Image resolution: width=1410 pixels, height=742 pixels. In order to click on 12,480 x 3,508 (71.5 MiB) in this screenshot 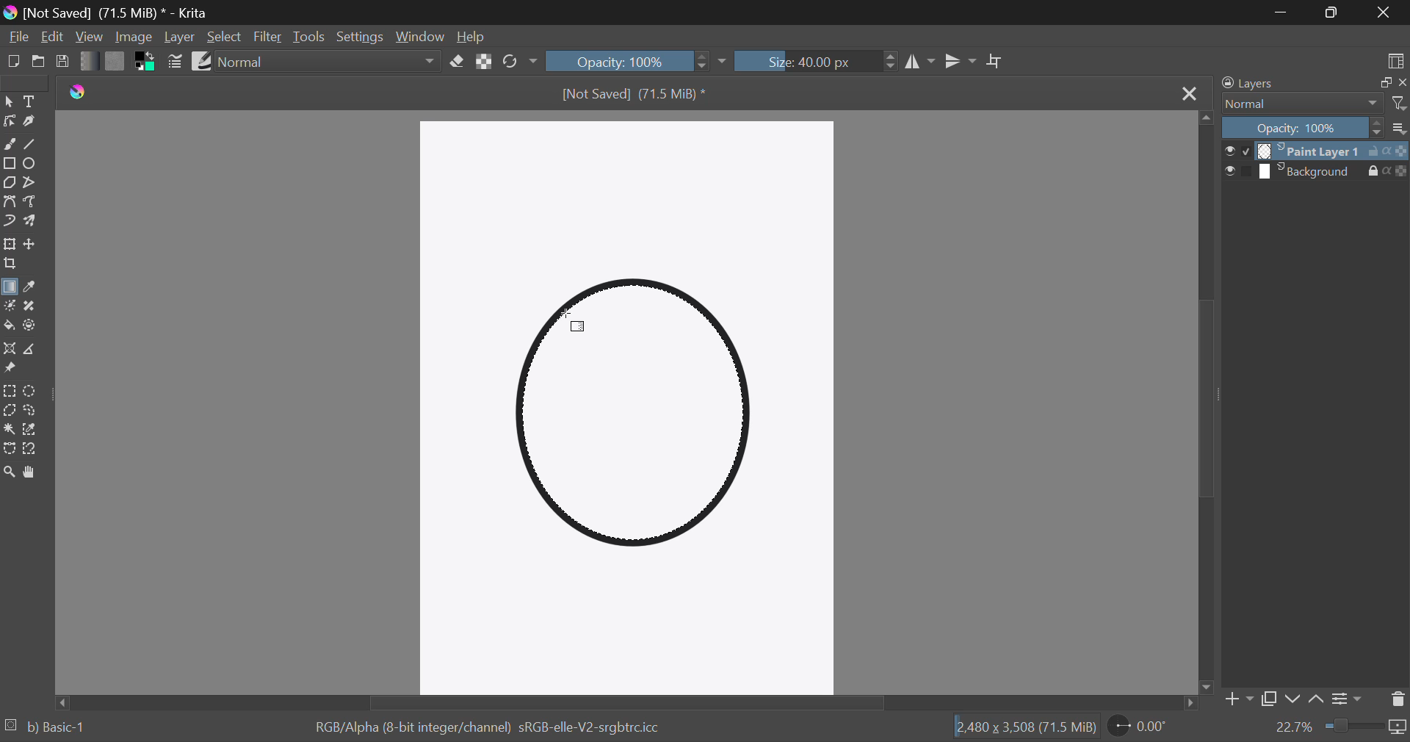, I will do `click(1025, 727)`.